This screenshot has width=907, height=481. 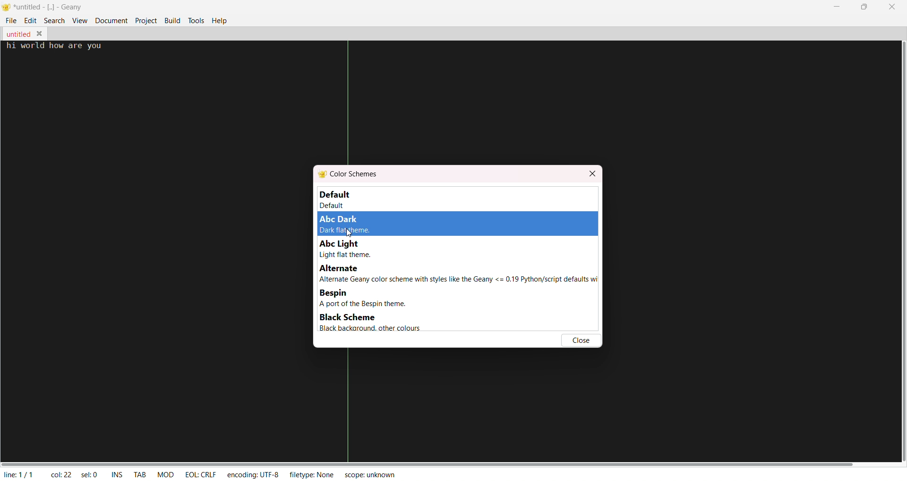 I want to click on title, so click(x=50, y=8).